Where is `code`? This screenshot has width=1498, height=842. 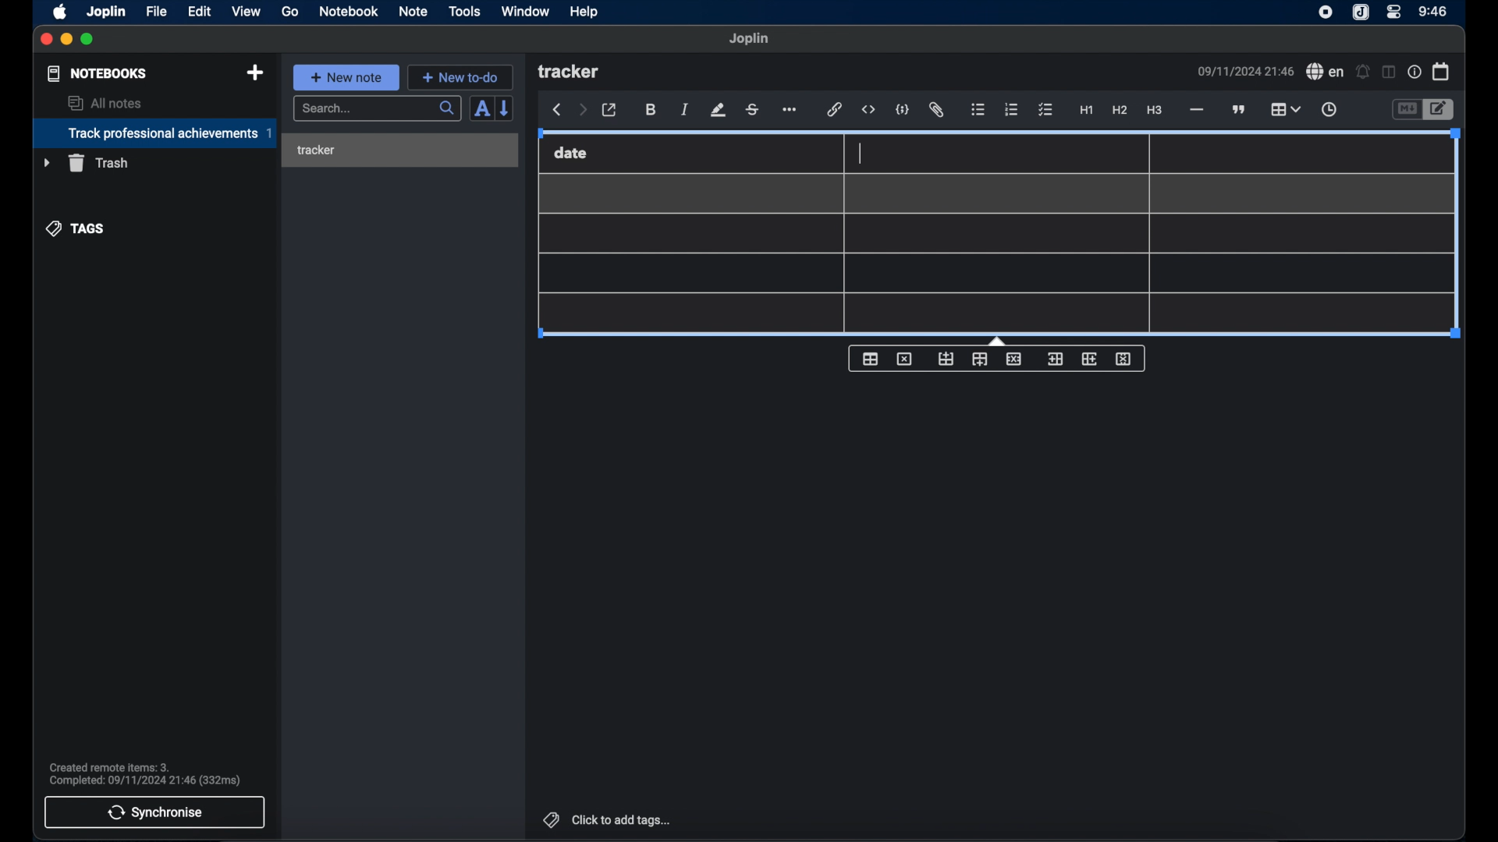 code is located at coordinates (903, 109).